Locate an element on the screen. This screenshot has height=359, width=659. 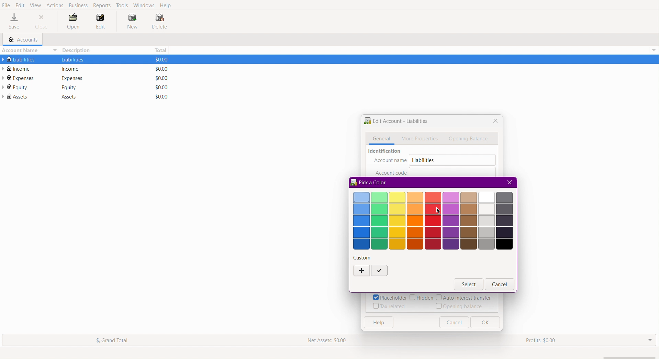
Reports is located at coordinates (103, 5).